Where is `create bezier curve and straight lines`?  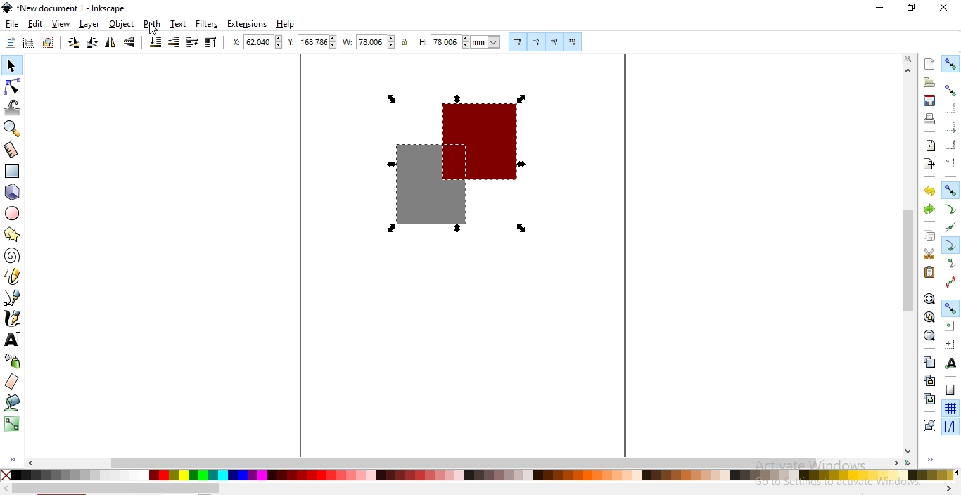
create bezier curve and straight lines is located at coordinates (13, 297).